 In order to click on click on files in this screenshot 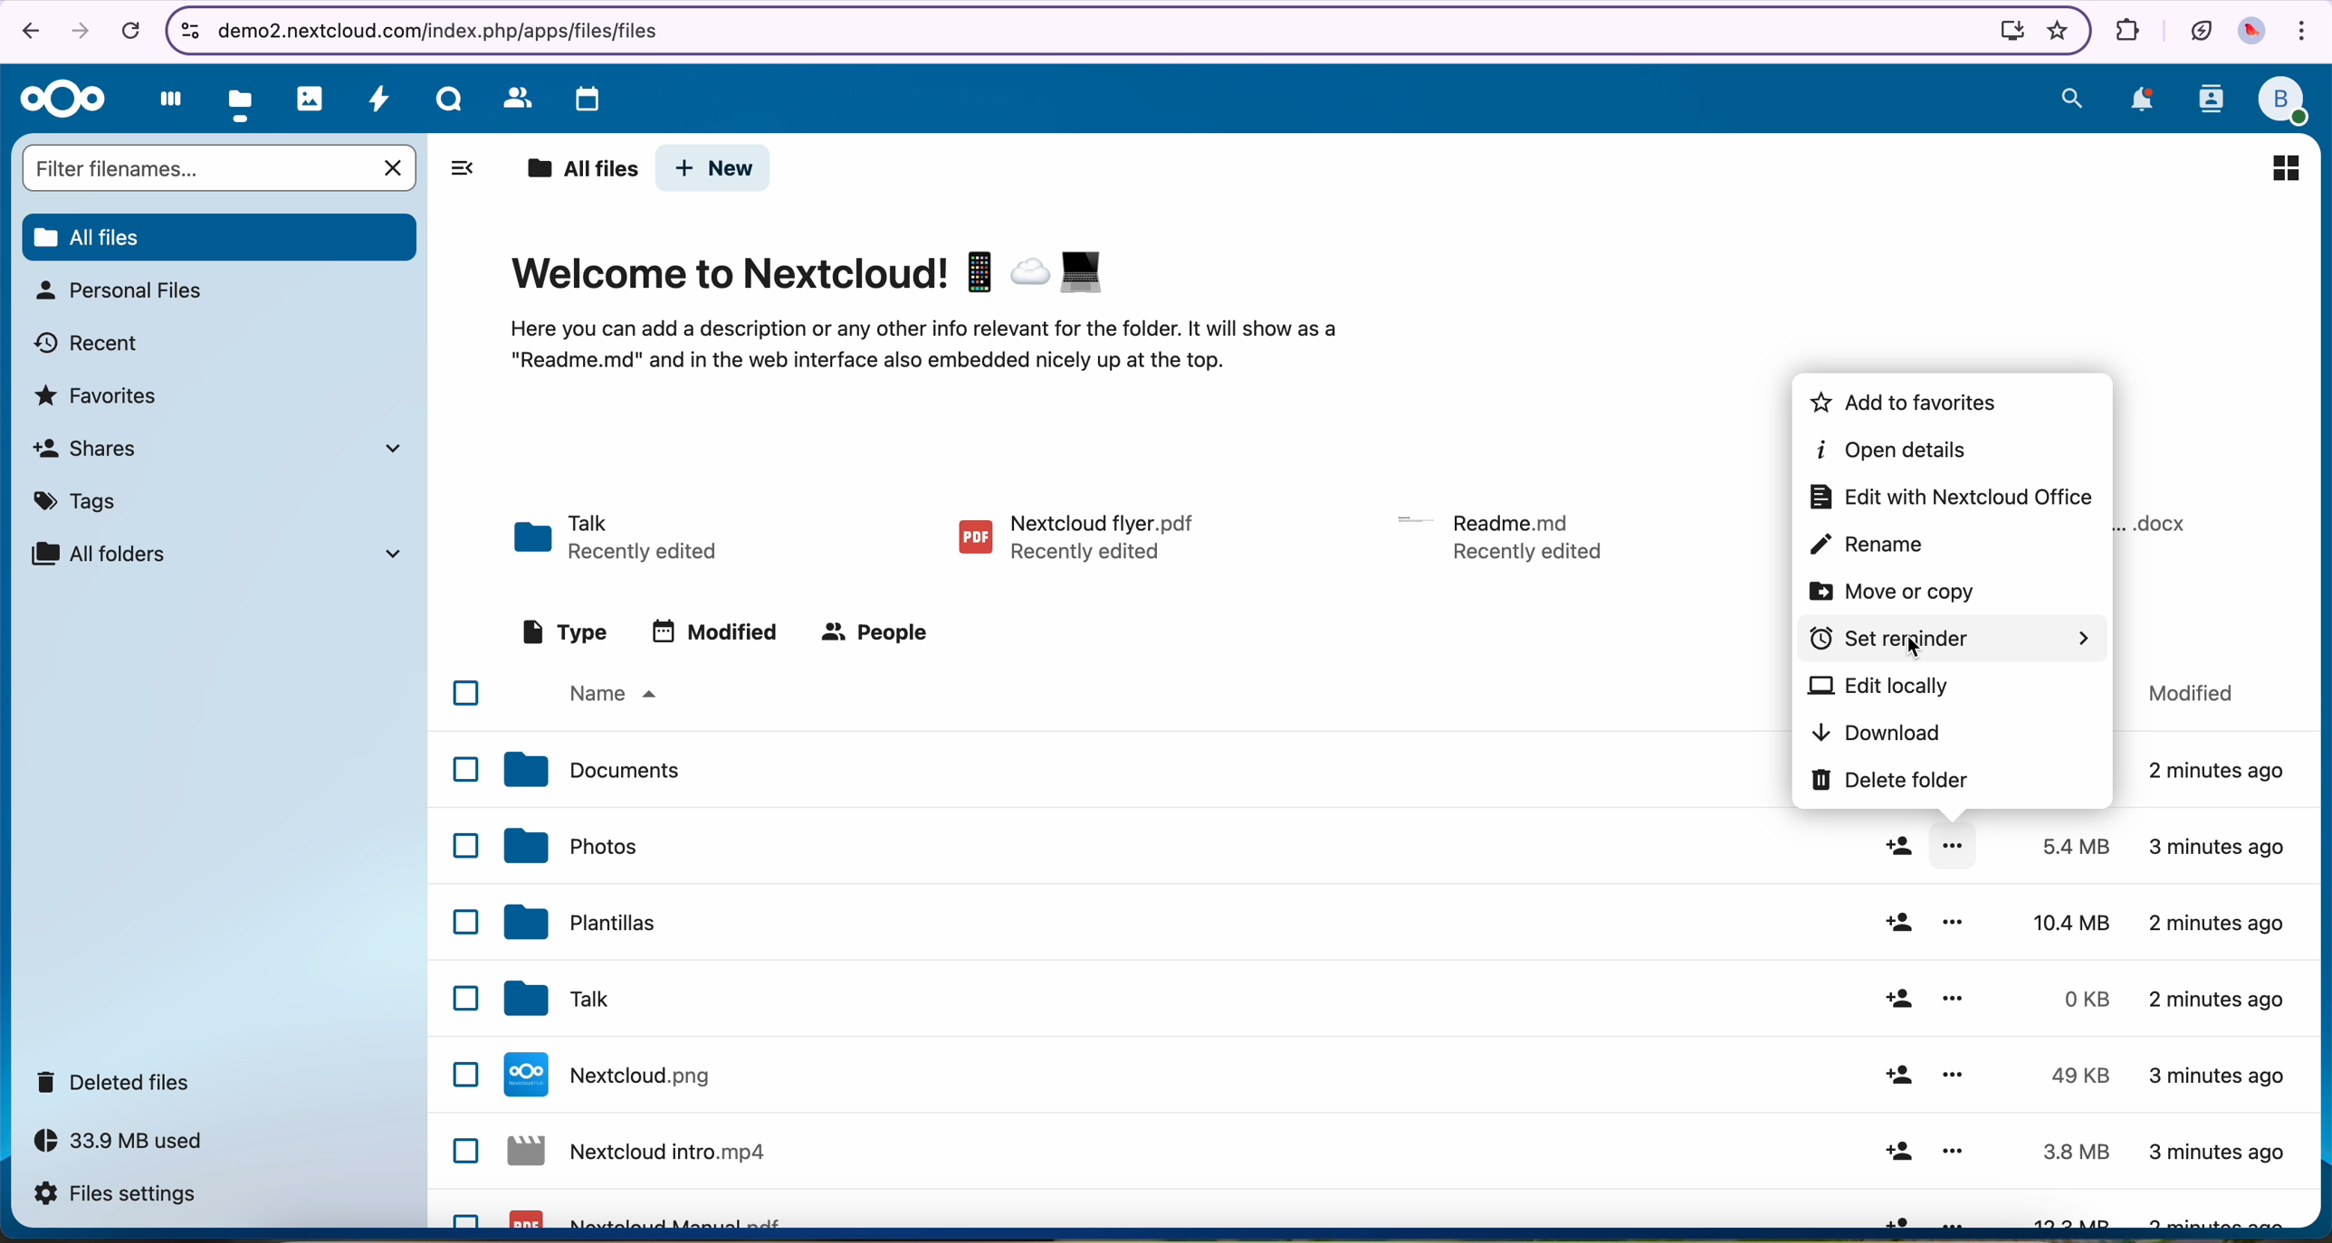, I will do `click(244, 95)`.